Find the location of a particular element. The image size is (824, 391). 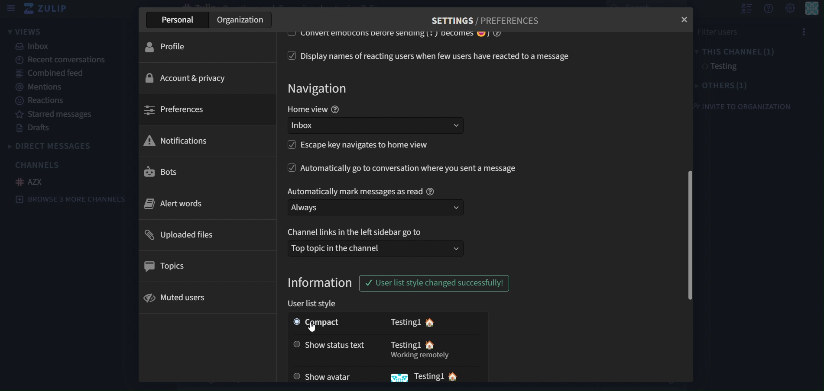

check box is located at coordinates (291, 147).